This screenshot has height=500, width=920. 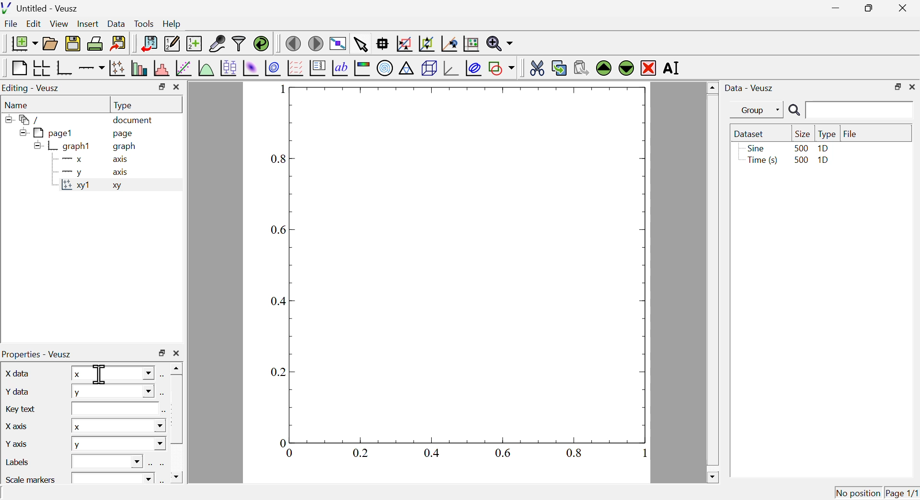 I want to click on polar graph, so click(x=386, y=68).